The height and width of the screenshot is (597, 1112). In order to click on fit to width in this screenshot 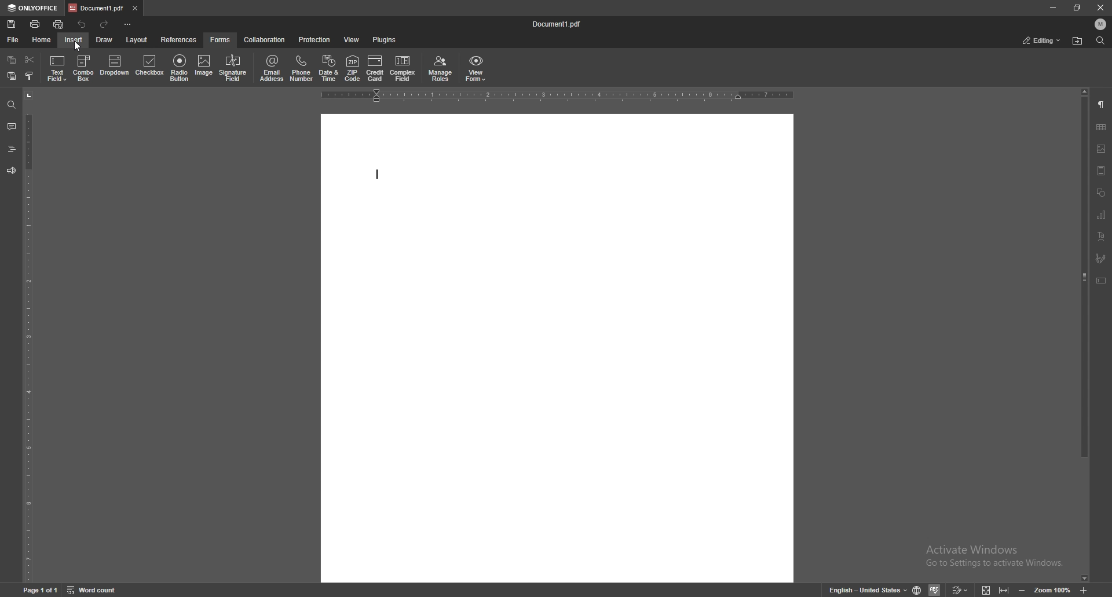, I will do `click(1004, 590)`.